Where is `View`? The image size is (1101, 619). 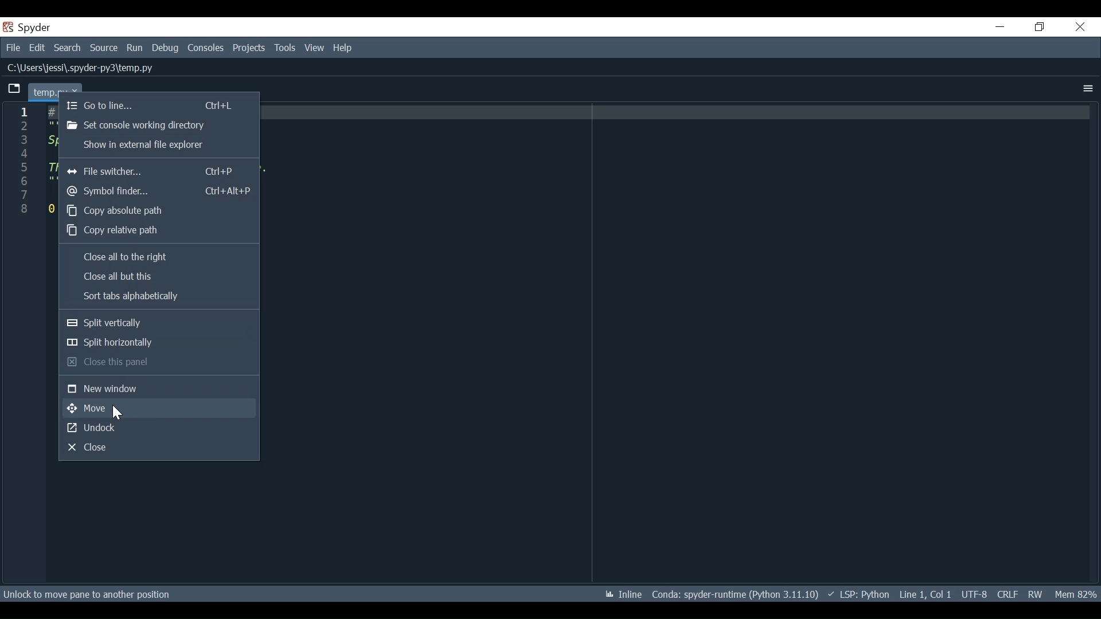
View is located at coordinates (315, 48).